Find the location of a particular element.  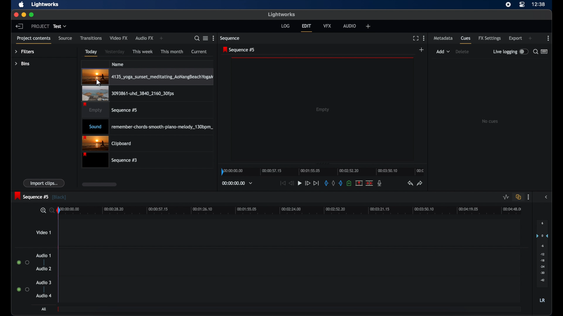

screen recorder icon is located at coordinates (508, 5).